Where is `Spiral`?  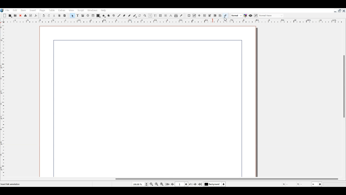
Spiral is located at coordinates (114, 16).